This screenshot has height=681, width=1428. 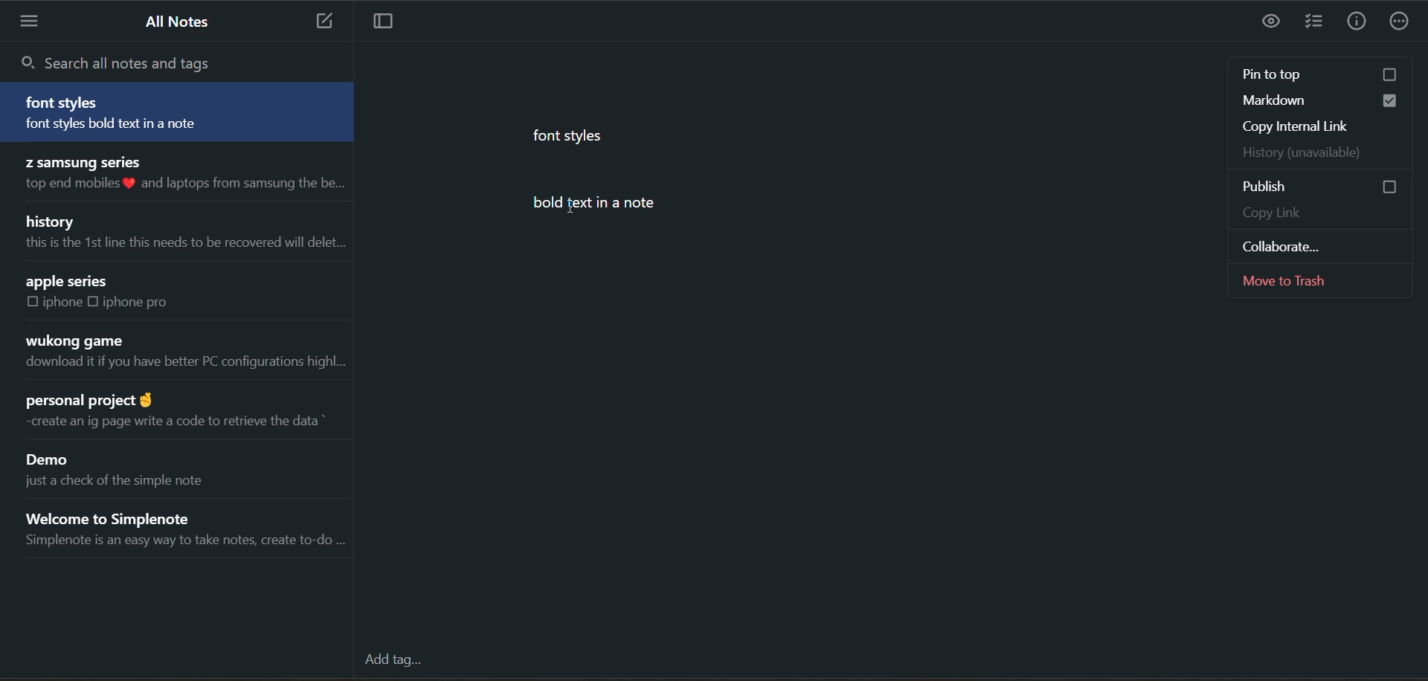 I want to click on copy internal link, so click(x=1320, y=125).